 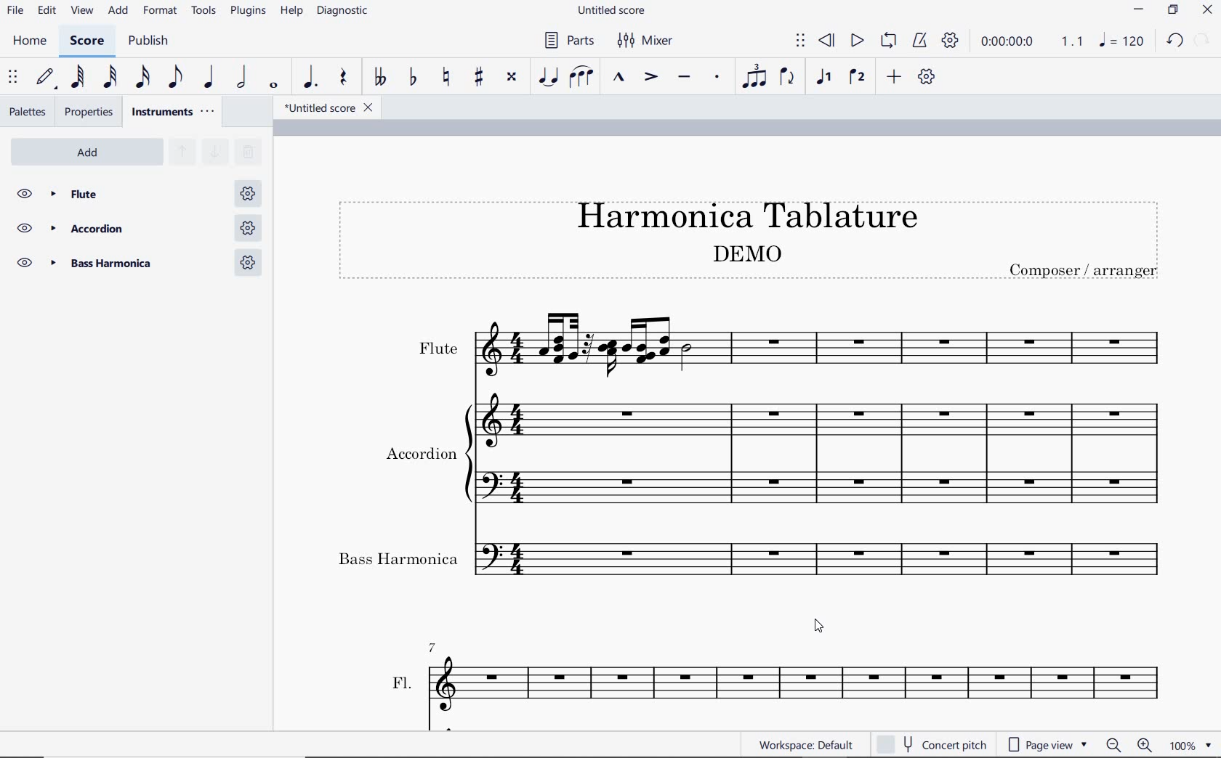 I want to click on Flute, so click(x=68, y=197).